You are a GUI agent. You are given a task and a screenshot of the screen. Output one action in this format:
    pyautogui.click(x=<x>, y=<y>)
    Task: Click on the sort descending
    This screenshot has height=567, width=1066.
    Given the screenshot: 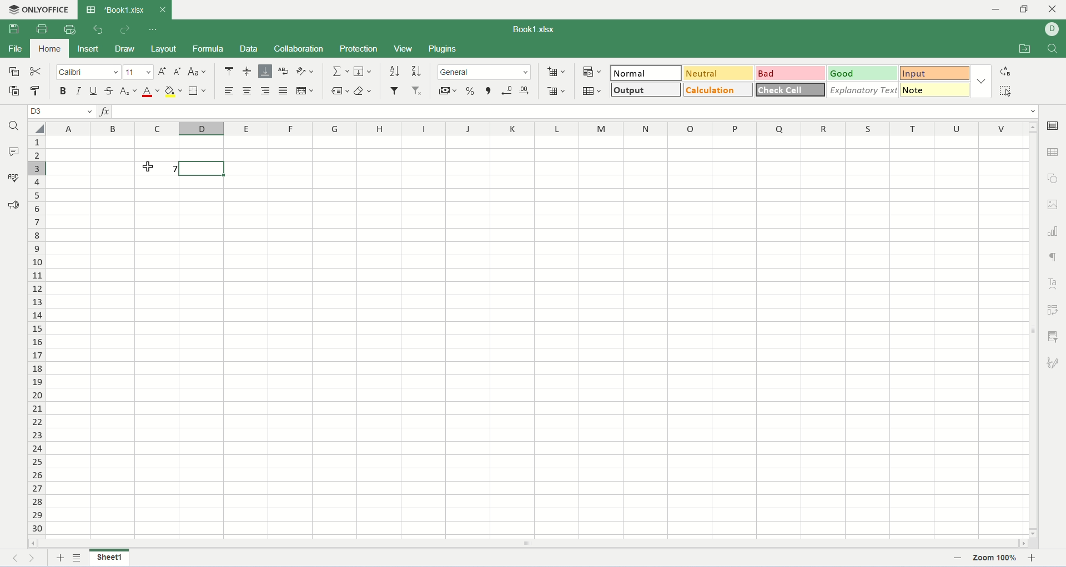 What is the action you would take?
    pyautogui.click(x=416, y=71)
    